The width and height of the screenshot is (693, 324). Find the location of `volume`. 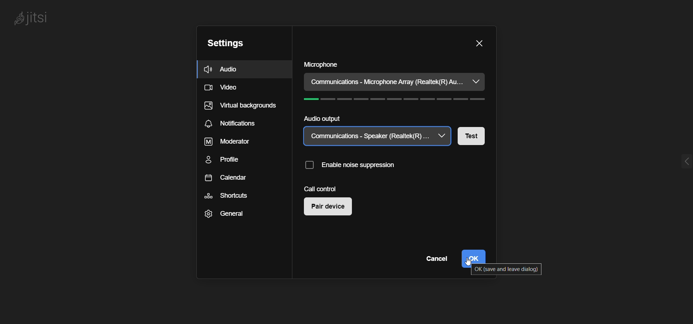

volume is located at coordinates (398, 100).